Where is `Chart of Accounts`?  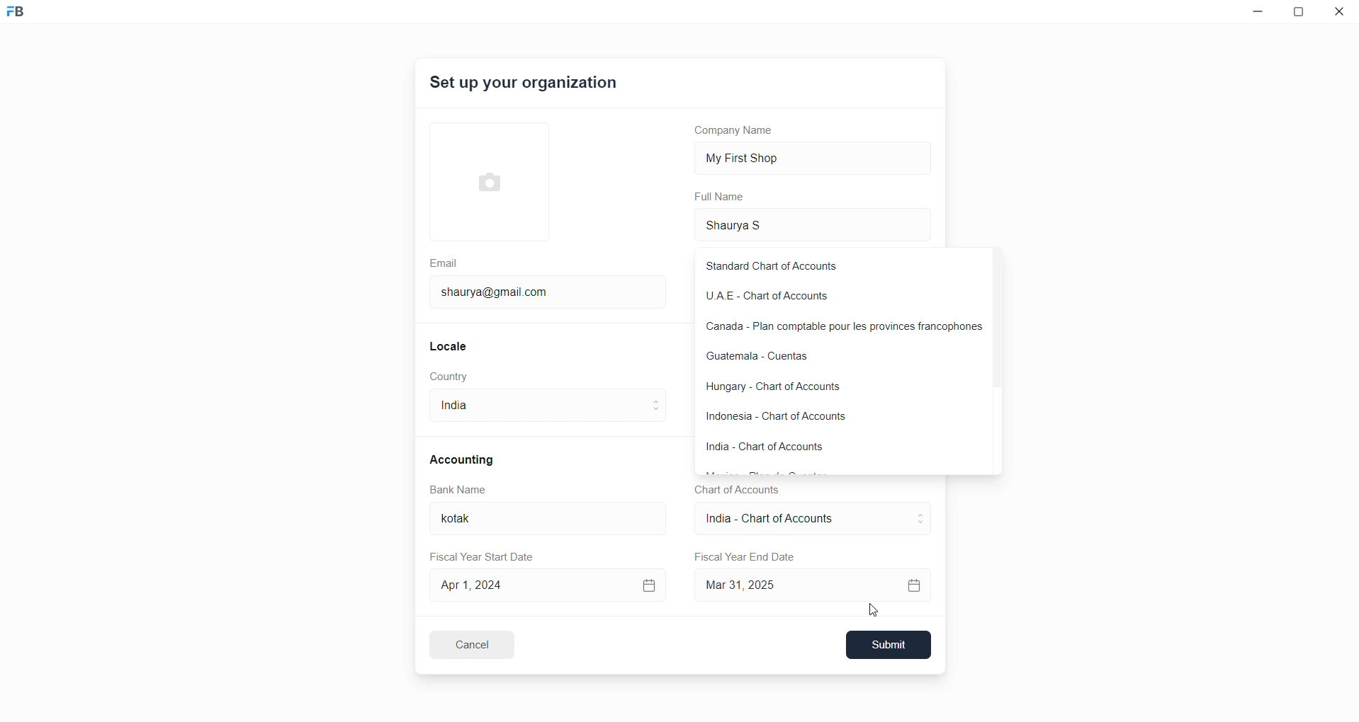
Chart of Accounts is located at coordinates (733, 490).